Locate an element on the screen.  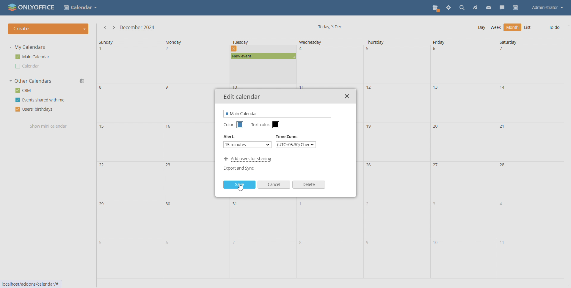
address is located at coordinates (31, 284).